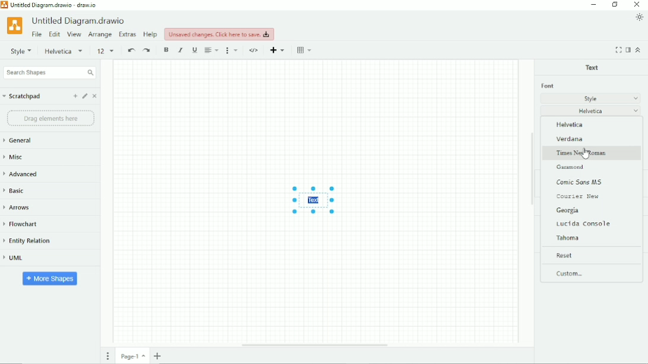 The height and width of the screenshot is (364, 648). Describe the element at coordinates (65, 51) in the screenshot. I see `Helvetica` at that location.